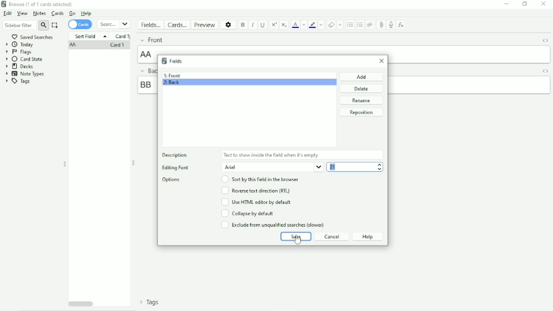  What do you see at coordinates (74, 46) in the screenshot?
I see `AA` at bounding box center [74, 46].